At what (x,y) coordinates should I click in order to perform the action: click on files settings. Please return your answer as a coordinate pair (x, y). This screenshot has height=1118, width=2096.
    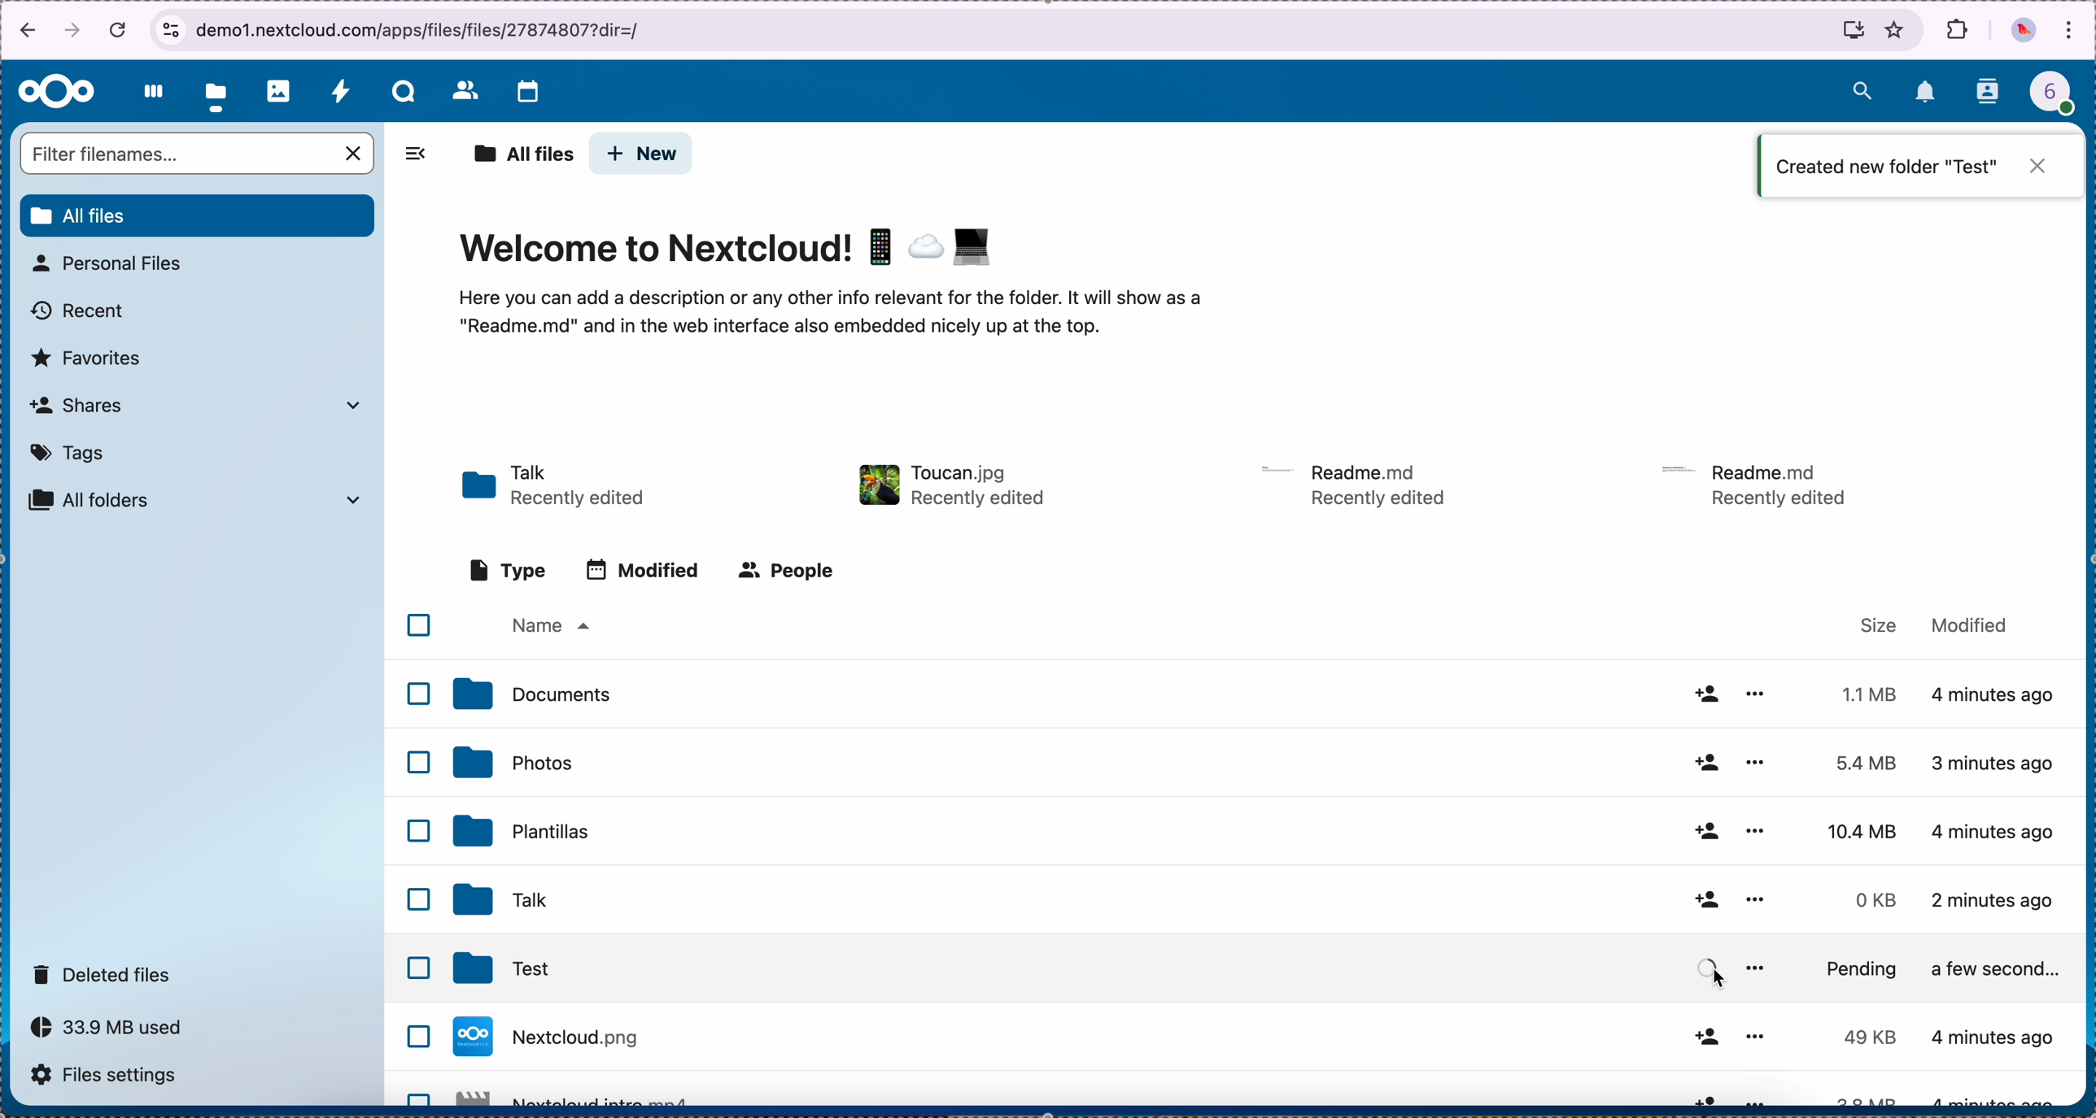
    Looking at the image, I should click on (112, 1077).